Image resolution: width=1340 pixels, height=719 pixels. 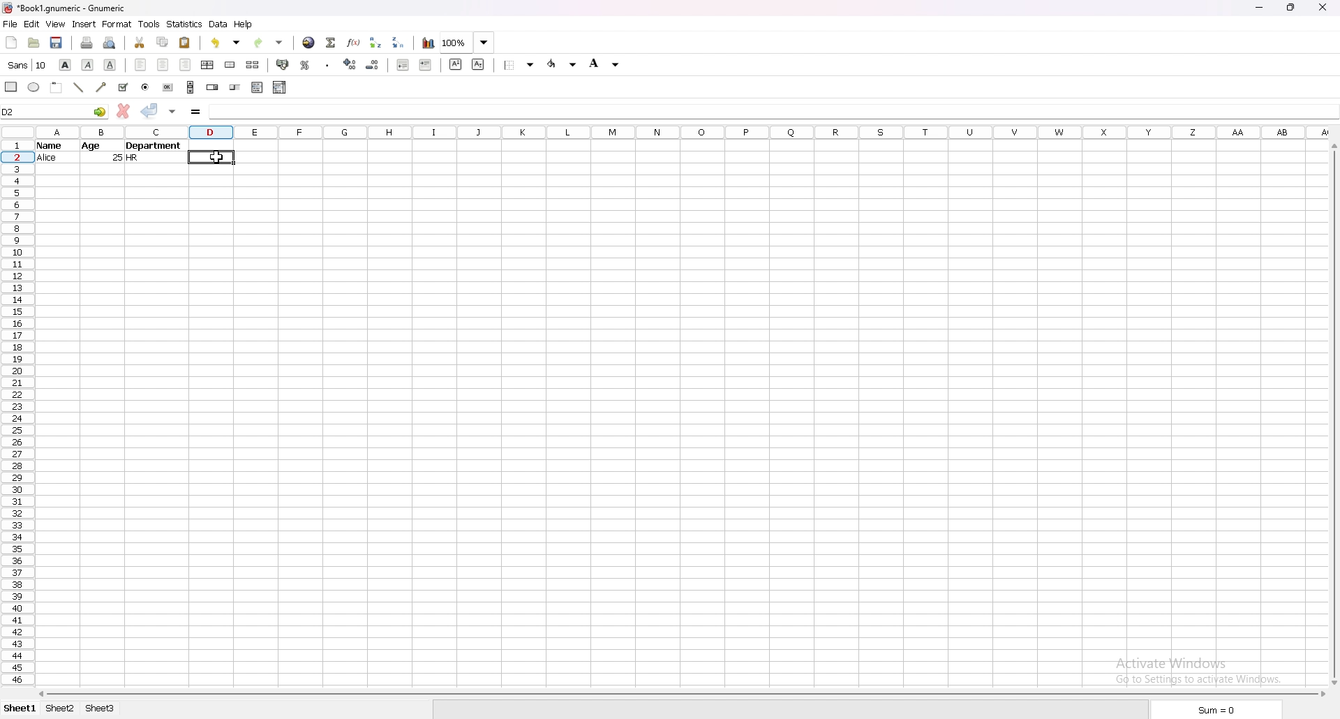 What do you see at coordinates (309, 42) in the screenshot?
I see `hyperlink` at bounding box center [309, 42].